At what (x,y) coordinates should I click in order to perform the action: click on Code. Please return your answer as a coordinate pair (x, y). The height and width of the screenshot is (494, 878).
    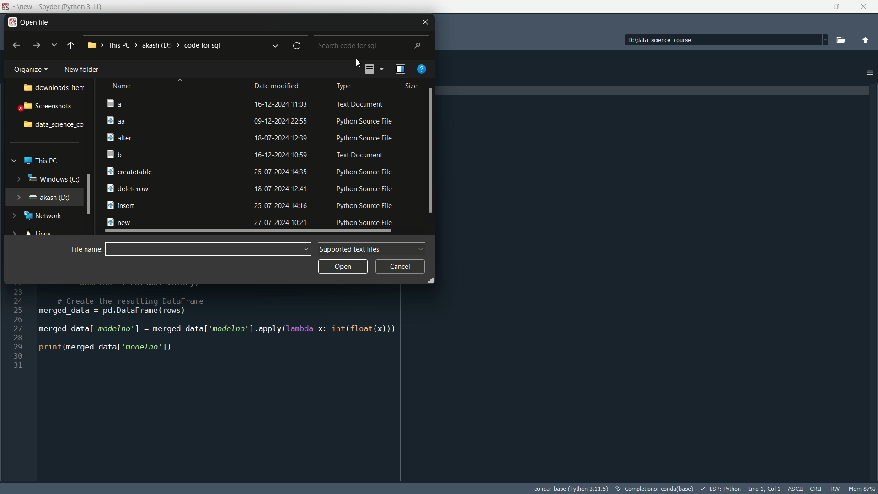
    Looking at the image, I should click on (203, 333).